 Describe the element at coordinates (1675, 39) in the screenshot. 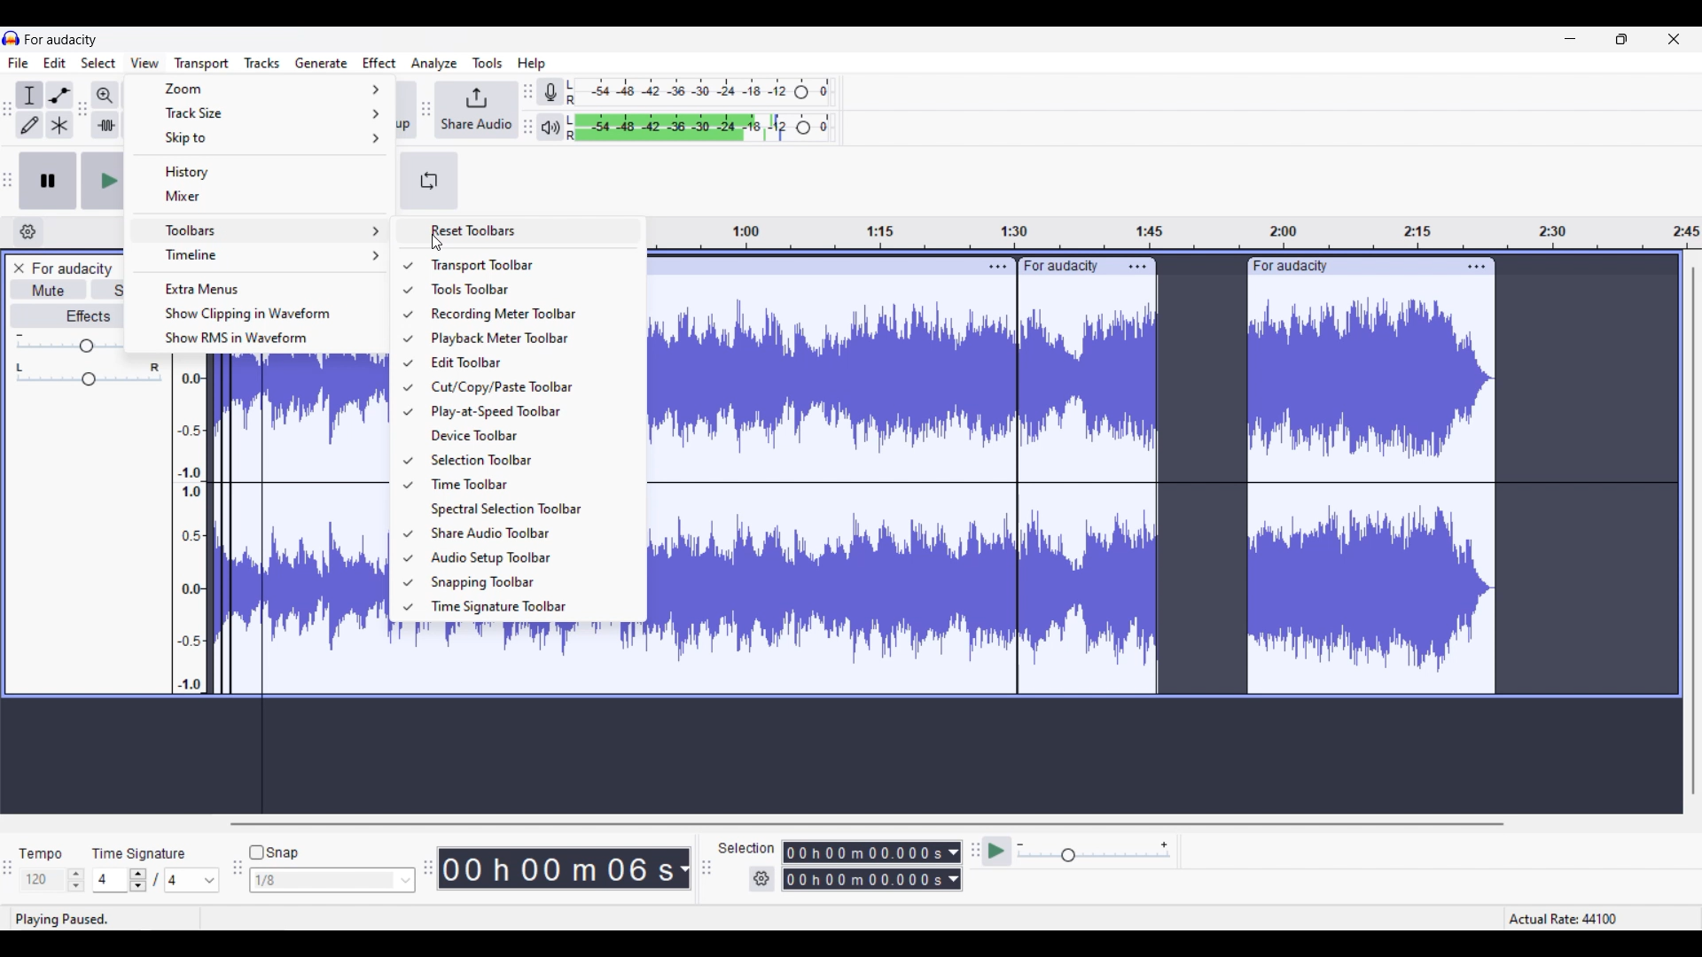

I see `Close interface` at that location.